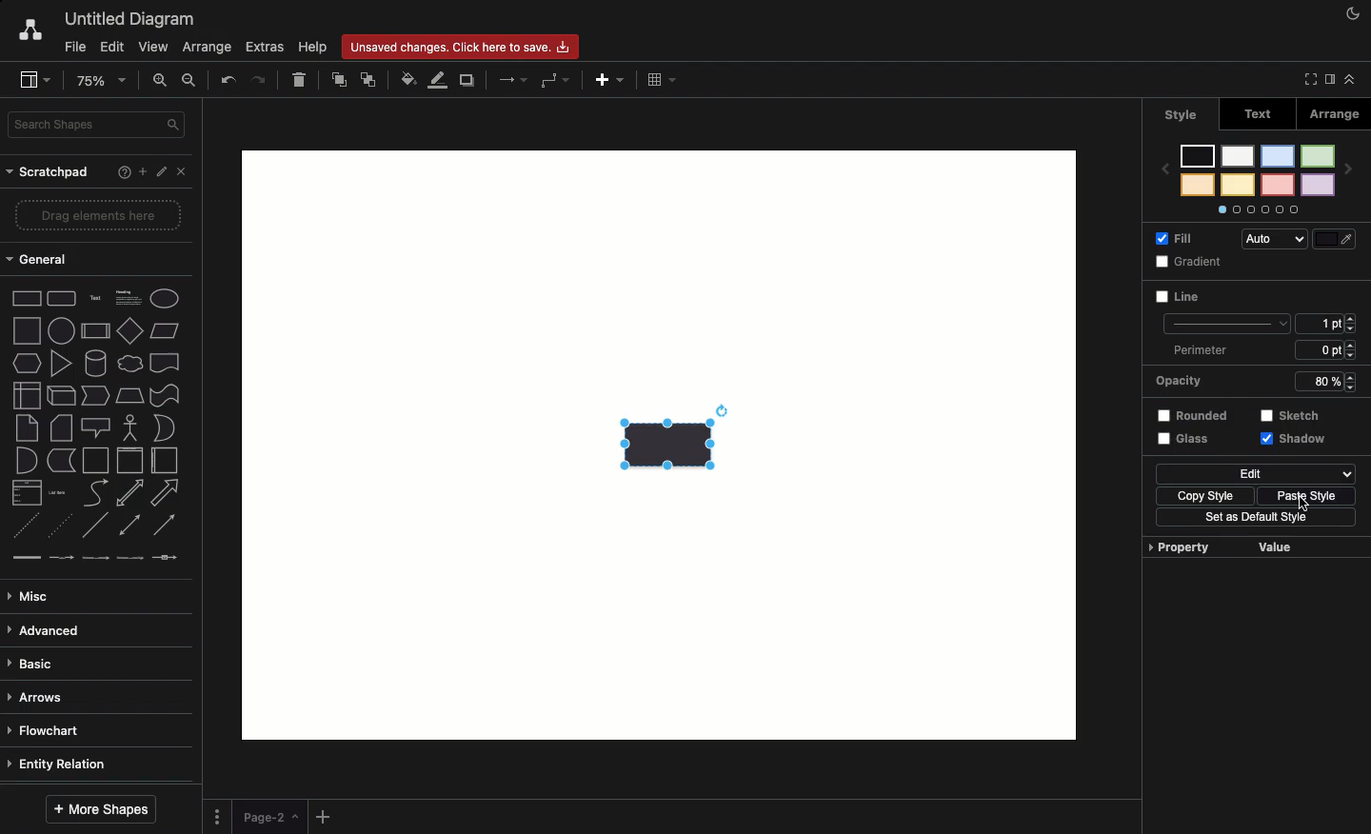  What do you see at coordinates (59, 427) in the screenshot?
I see `card` at bounding box center [59, 427].